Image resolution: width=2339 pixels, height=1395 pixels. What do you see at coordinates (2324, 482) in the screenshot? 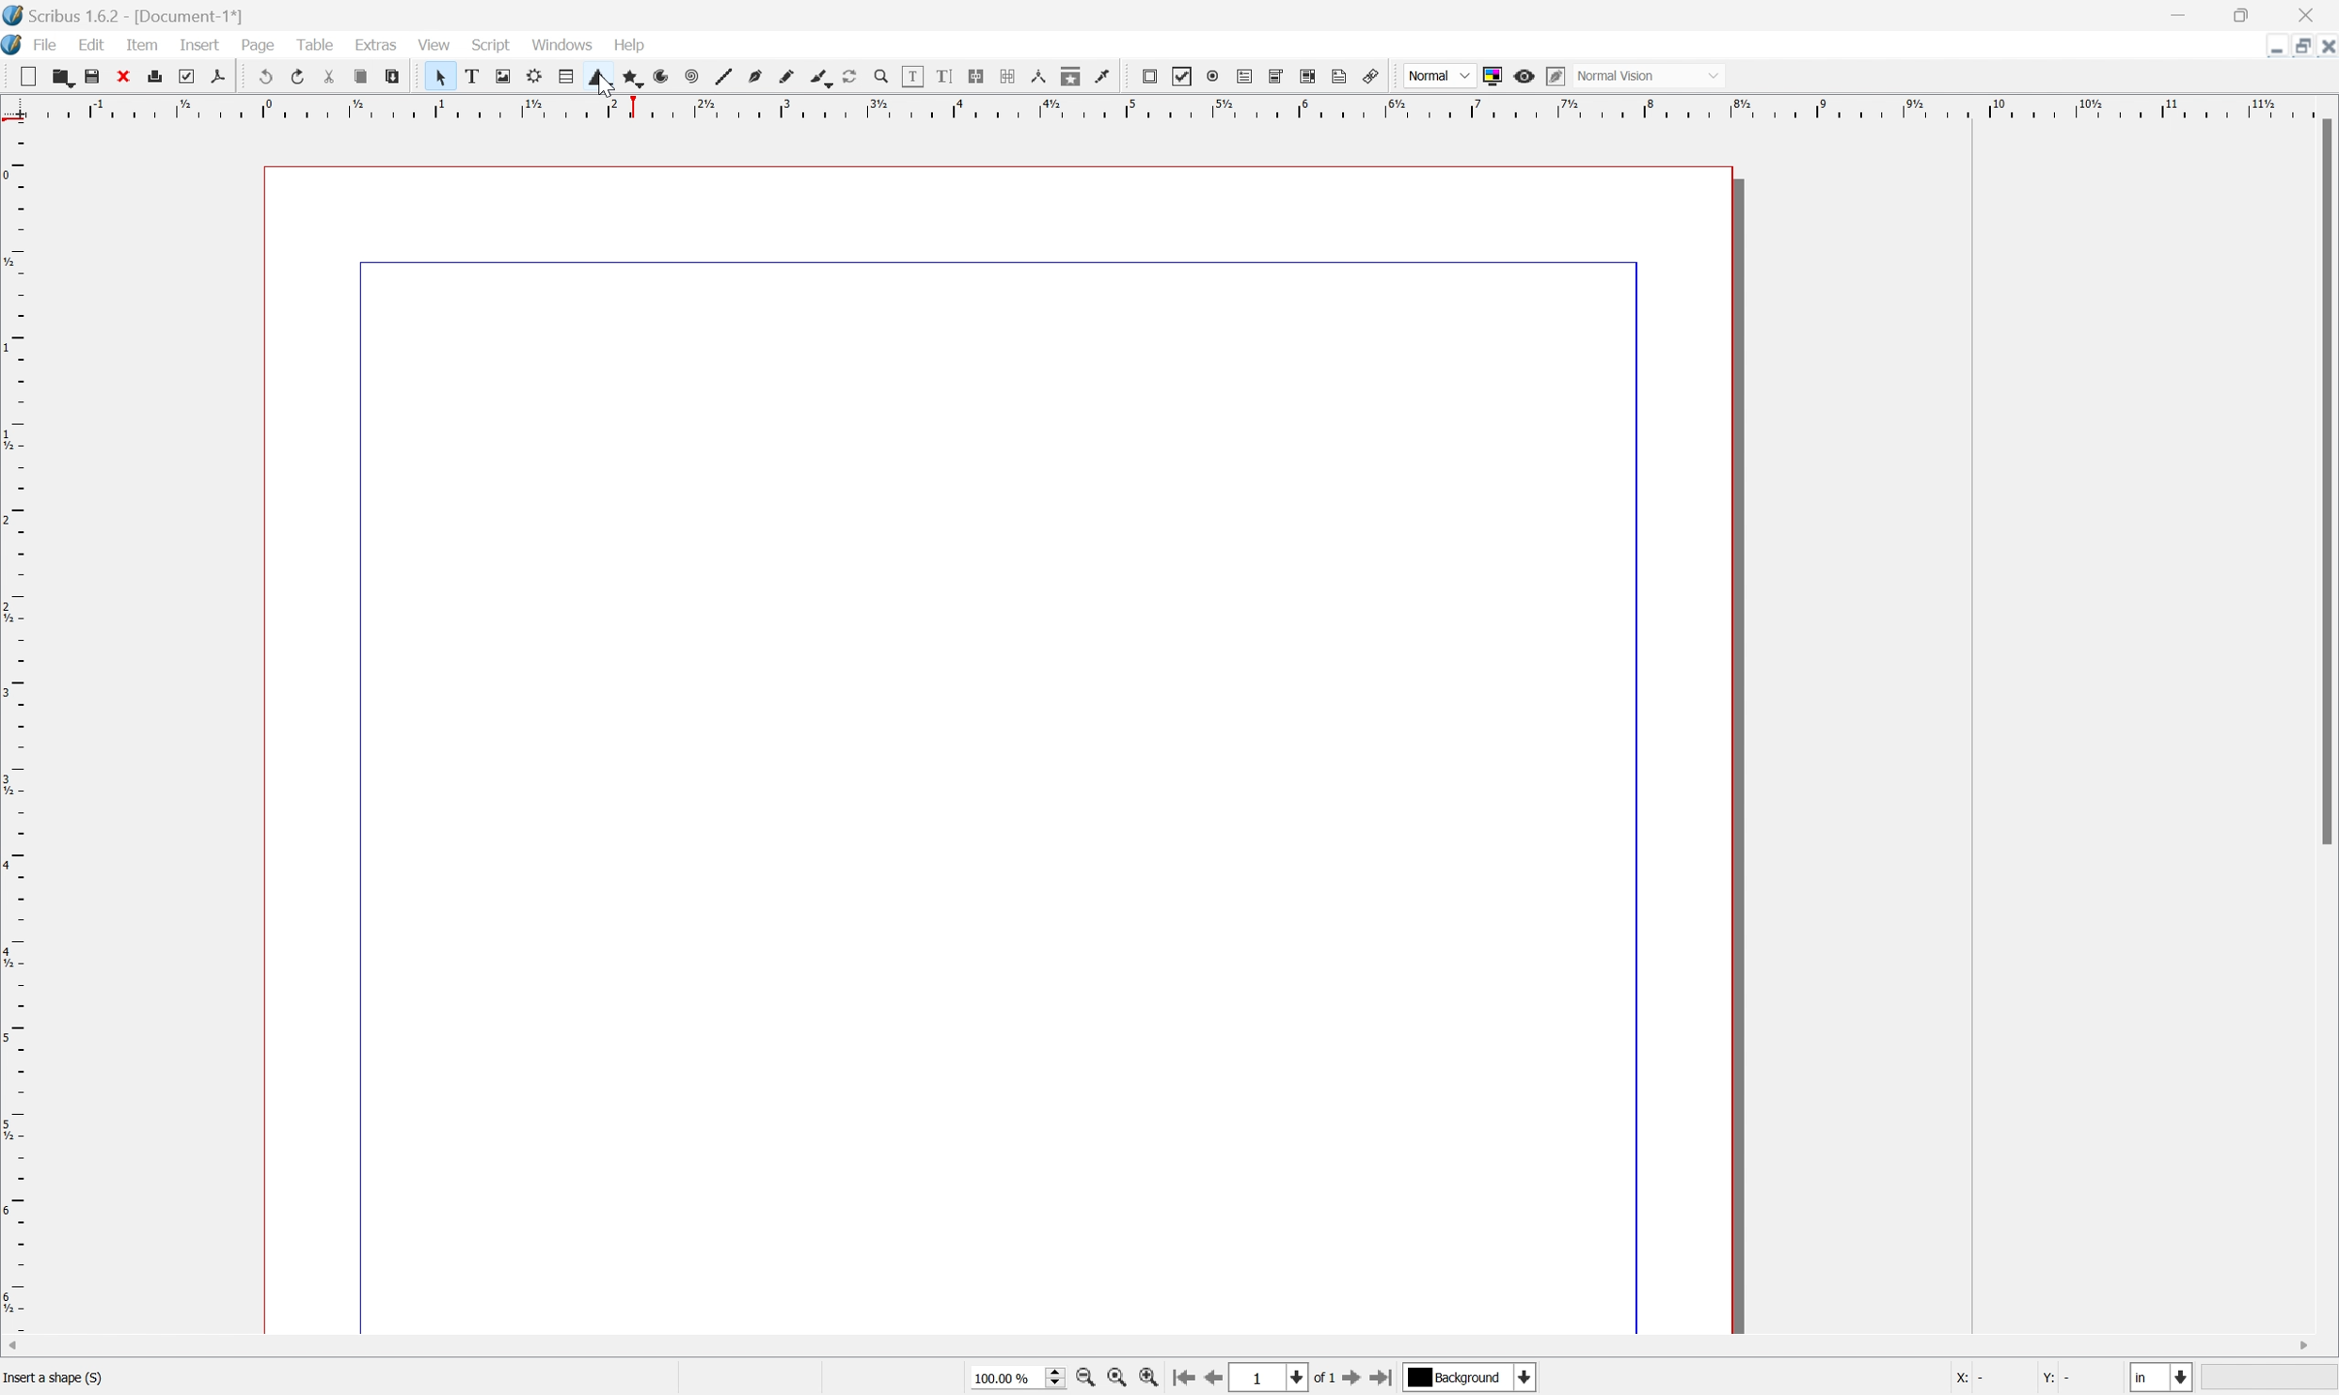
I see `Scroll Bar` at bounding box center [2324, 482].